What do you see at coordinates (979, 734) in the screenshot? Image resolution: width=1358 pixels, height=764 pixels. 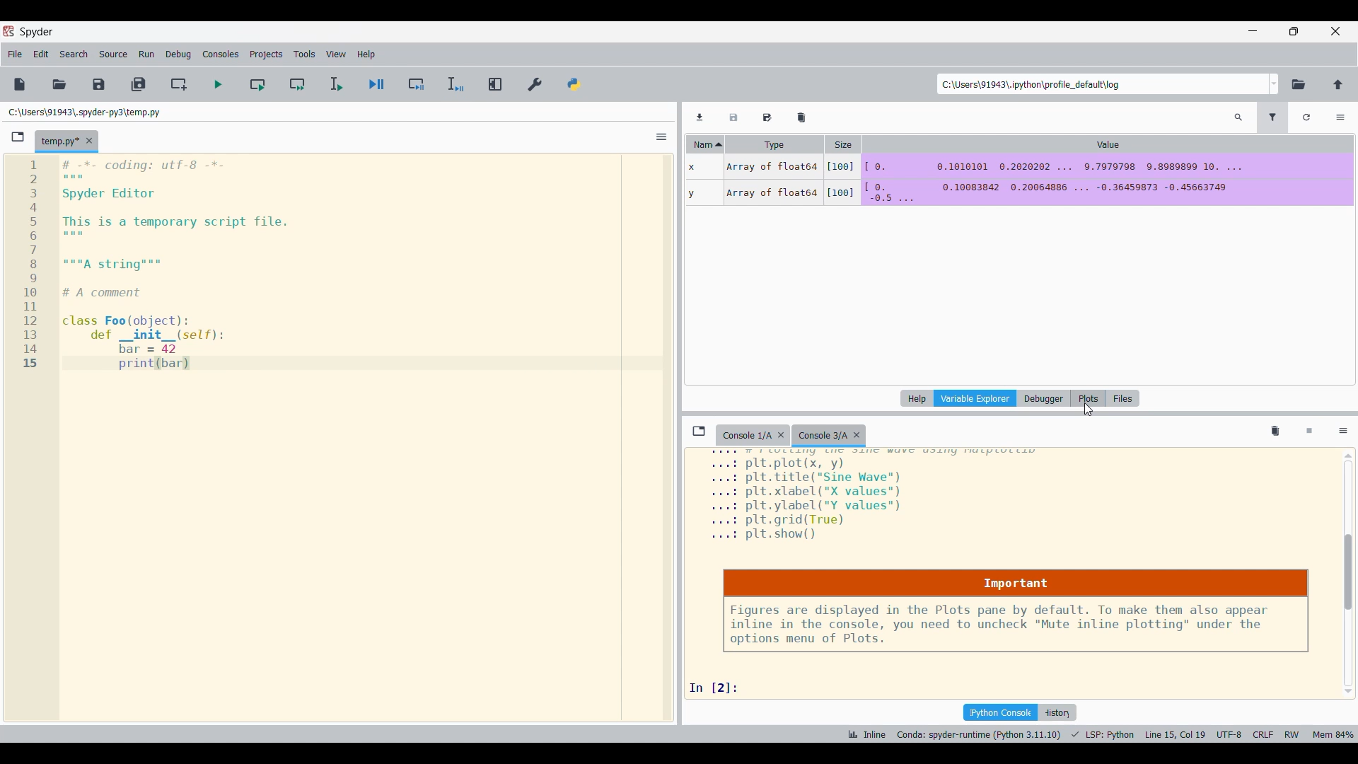 I see `INTERPRETER` at bounding box center [979, 734].